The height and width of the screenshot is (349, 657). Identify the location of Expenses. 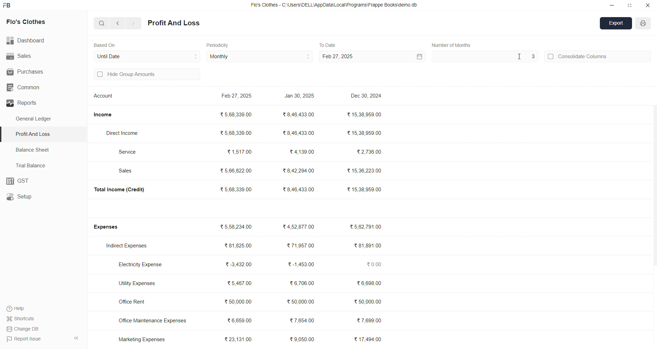
(110, 227).